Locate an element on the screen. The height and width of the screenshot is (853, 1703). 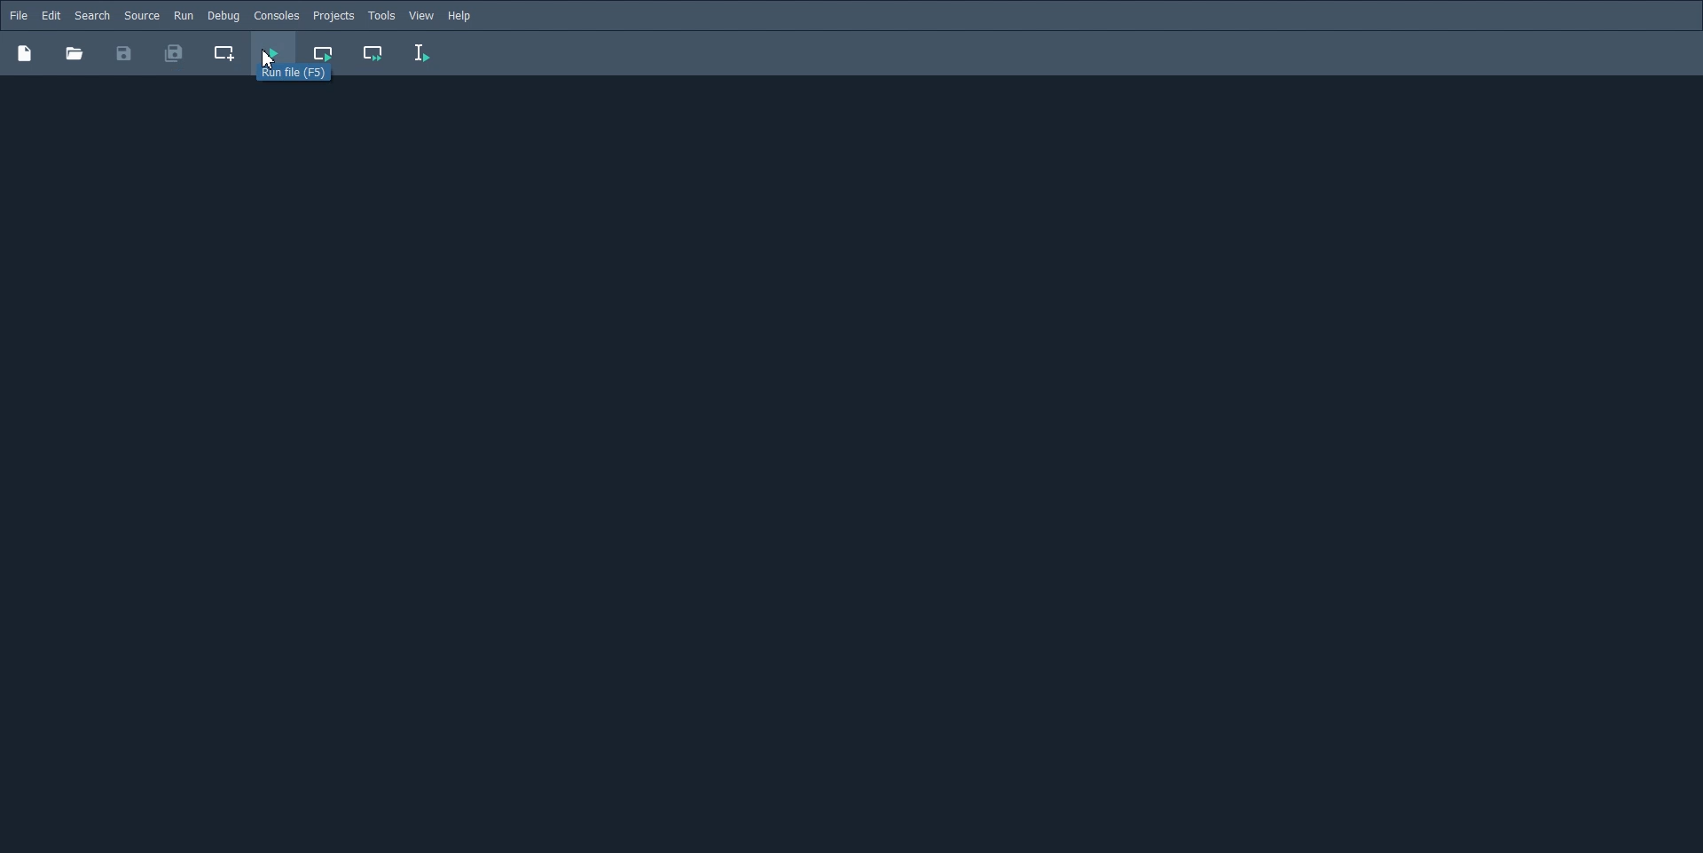
Run Current cell and go to next cell is located at coordinates (374, 54).